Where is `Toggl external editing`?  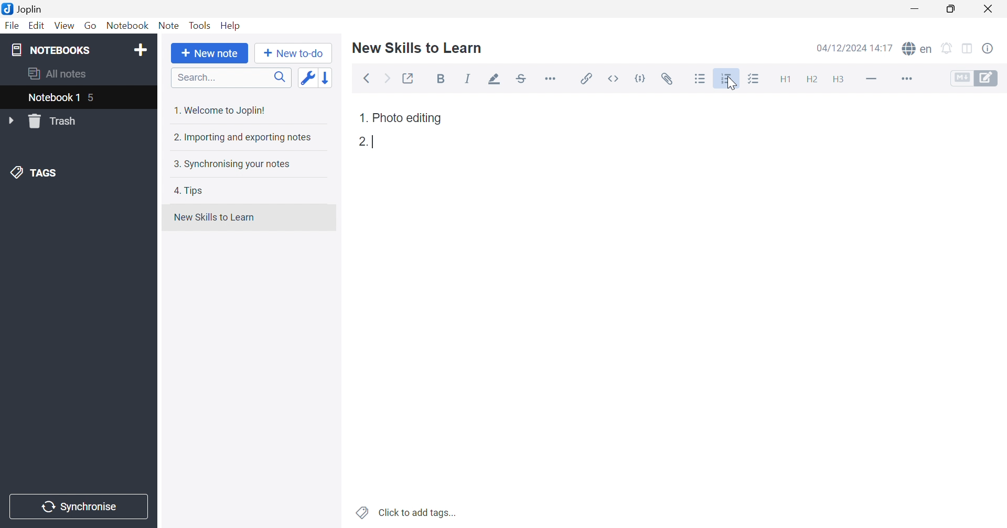 Toggl external editing is located at coordinates (409, 79).